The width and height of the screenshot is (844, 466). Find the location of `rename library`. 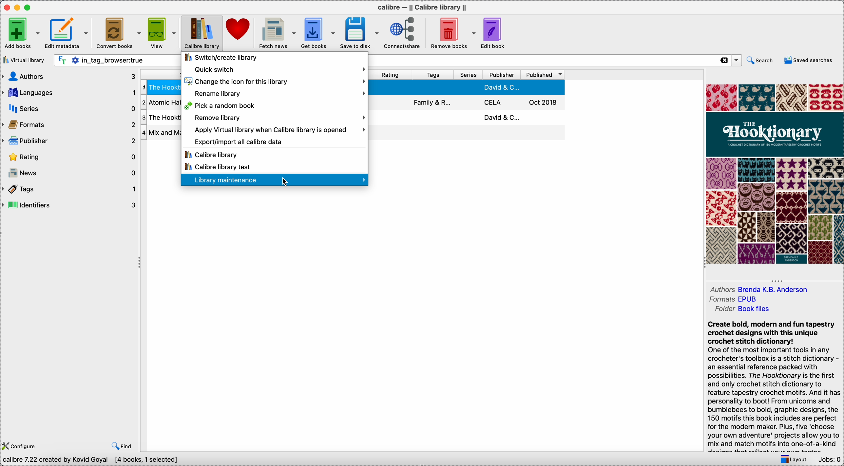

rename library is located at coordinates (281, 94).